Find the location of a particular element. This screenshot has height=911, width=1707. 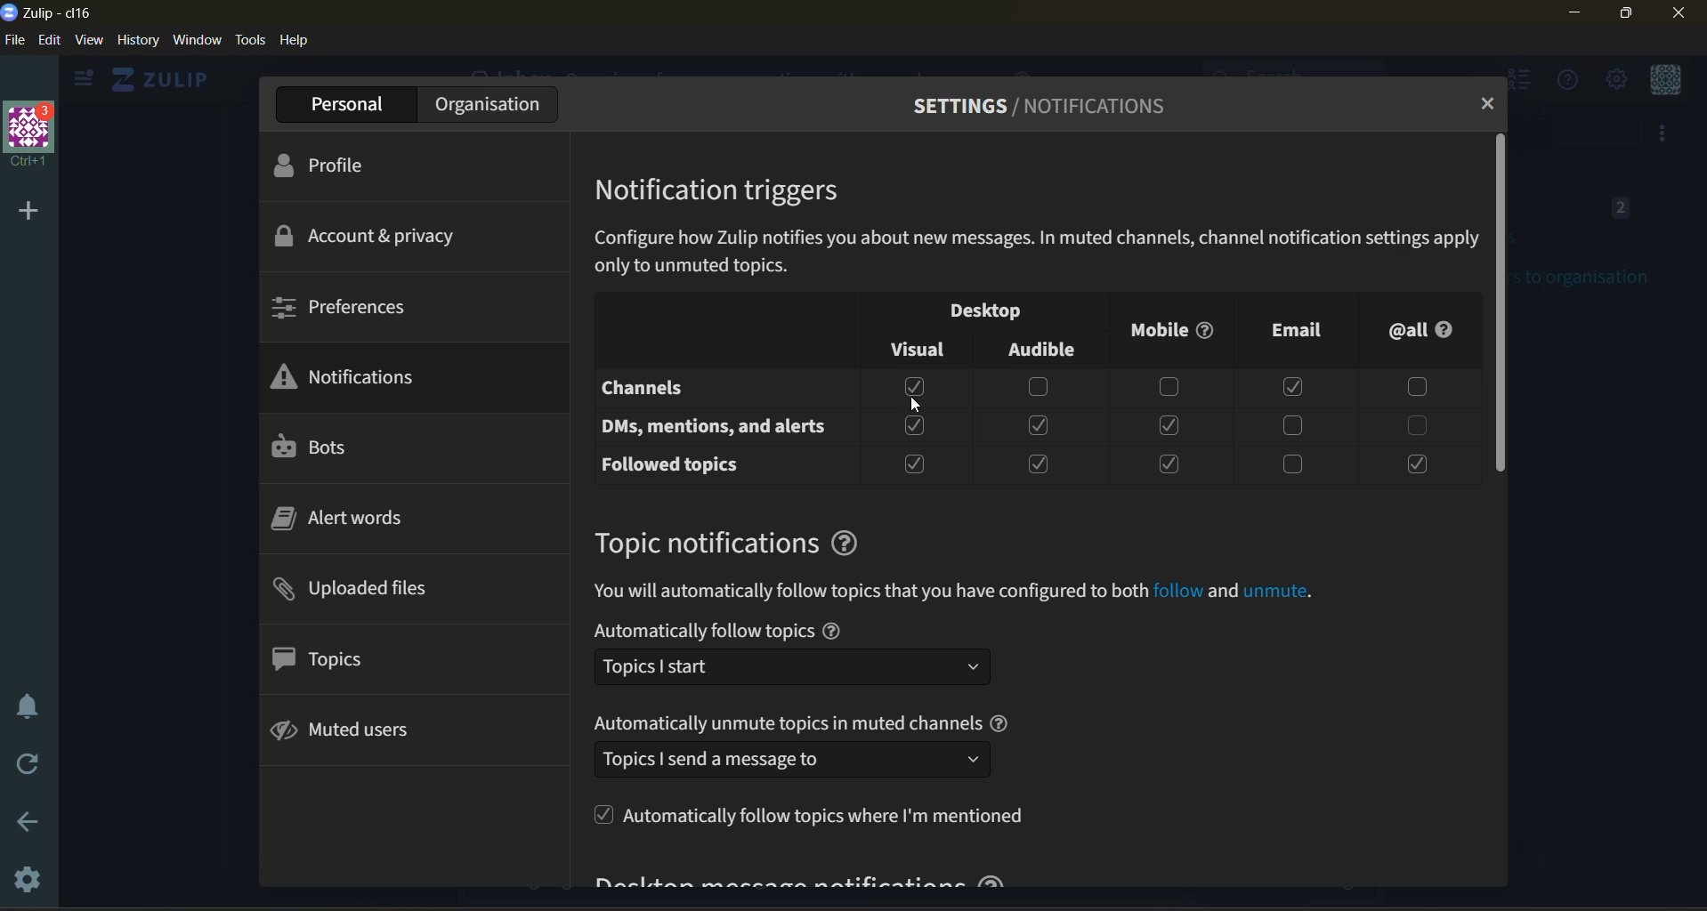

channels is located at coordinates (692, 390).